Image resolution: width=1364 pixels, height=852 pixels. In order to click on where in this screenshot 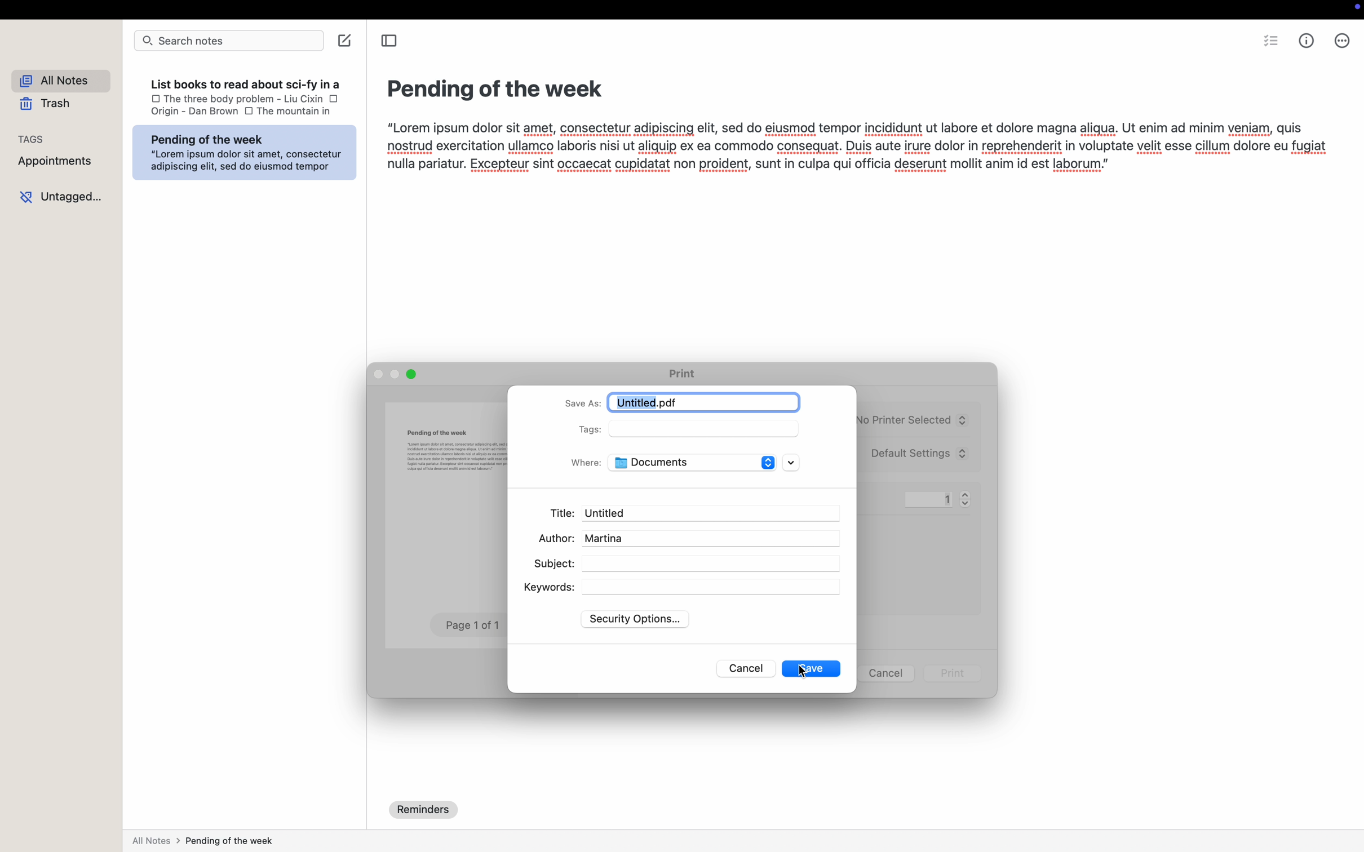, I will do `click(586, 464)`.